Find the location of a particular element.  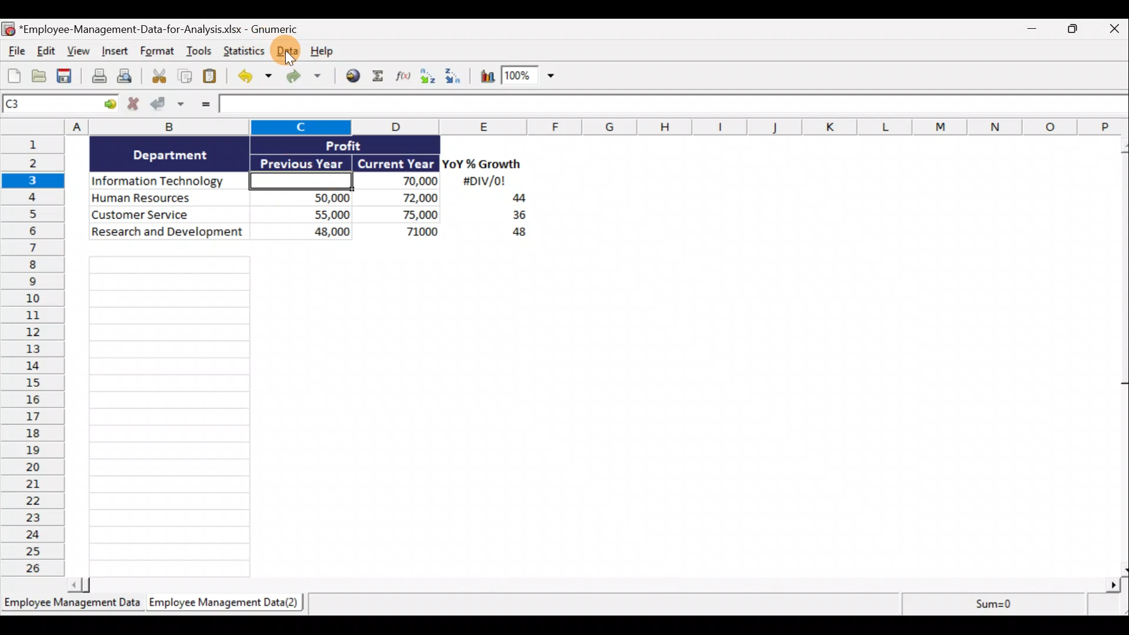

Cut selection is located at coordinates (158, 76).